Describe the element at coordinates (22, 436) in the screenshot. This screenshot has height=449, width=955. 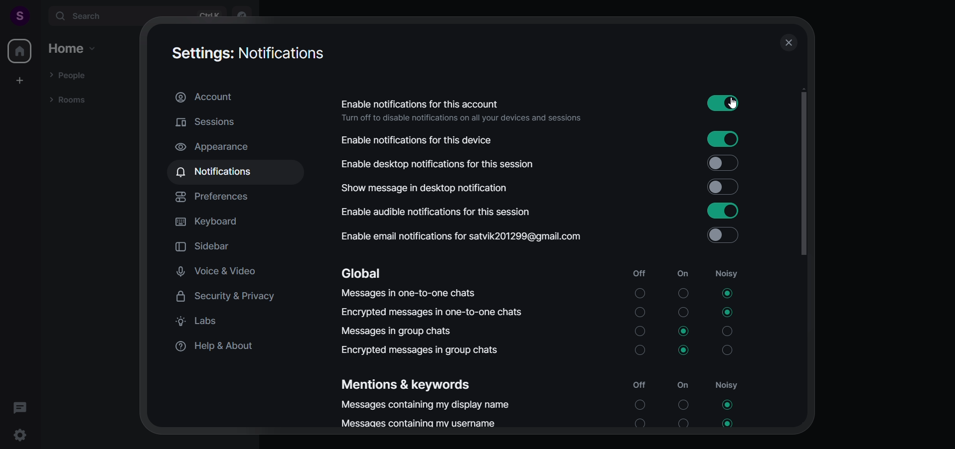
I see `Settings` at that location.